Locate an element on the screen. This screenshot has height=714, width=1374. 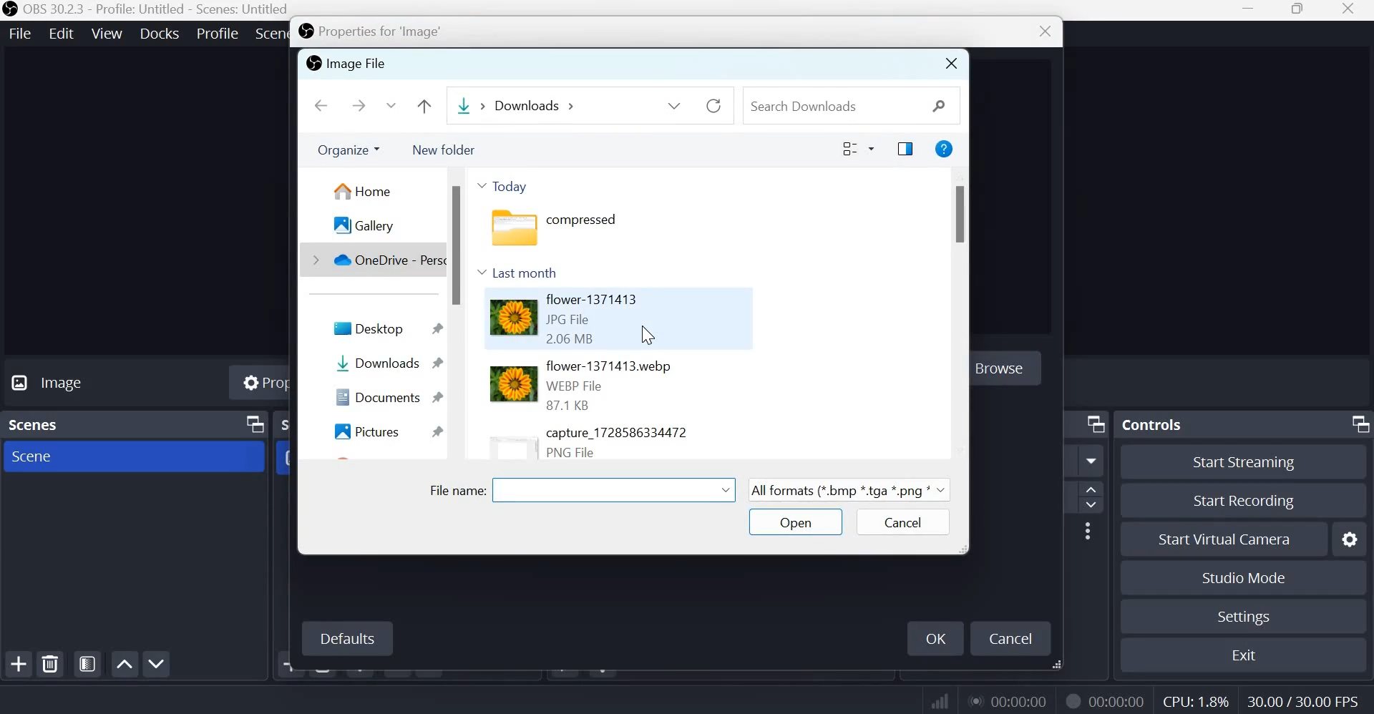
Decrease is located at coordinates (1094, 507).